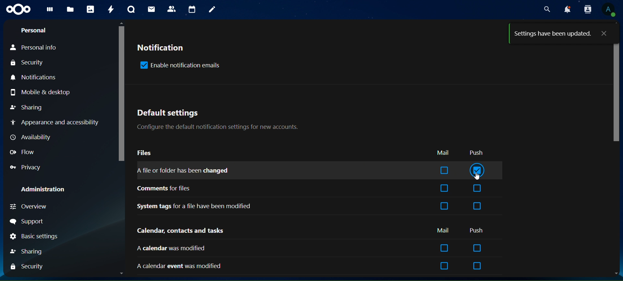  Describe the element at coordinates (30, 137) in the screenshot. I see `availability` at that location.